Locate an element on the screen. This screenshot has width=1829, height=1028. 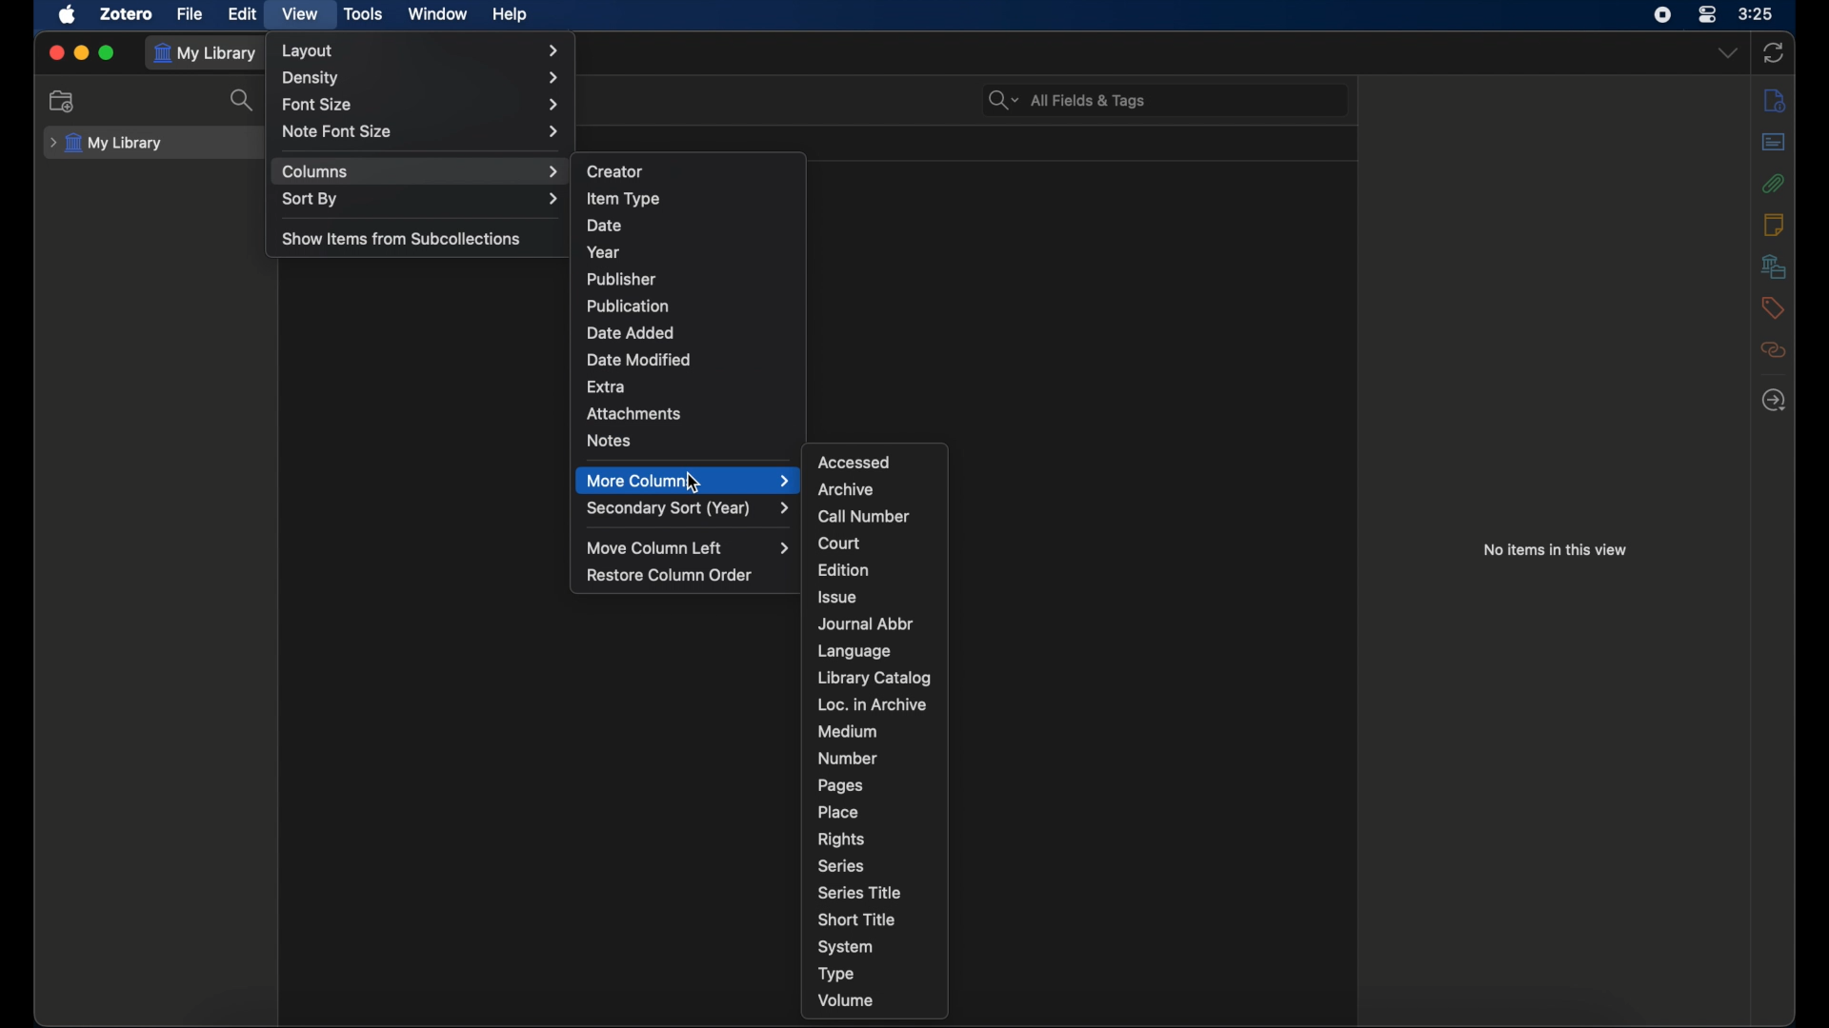
window is located at coordinates (436, 14).